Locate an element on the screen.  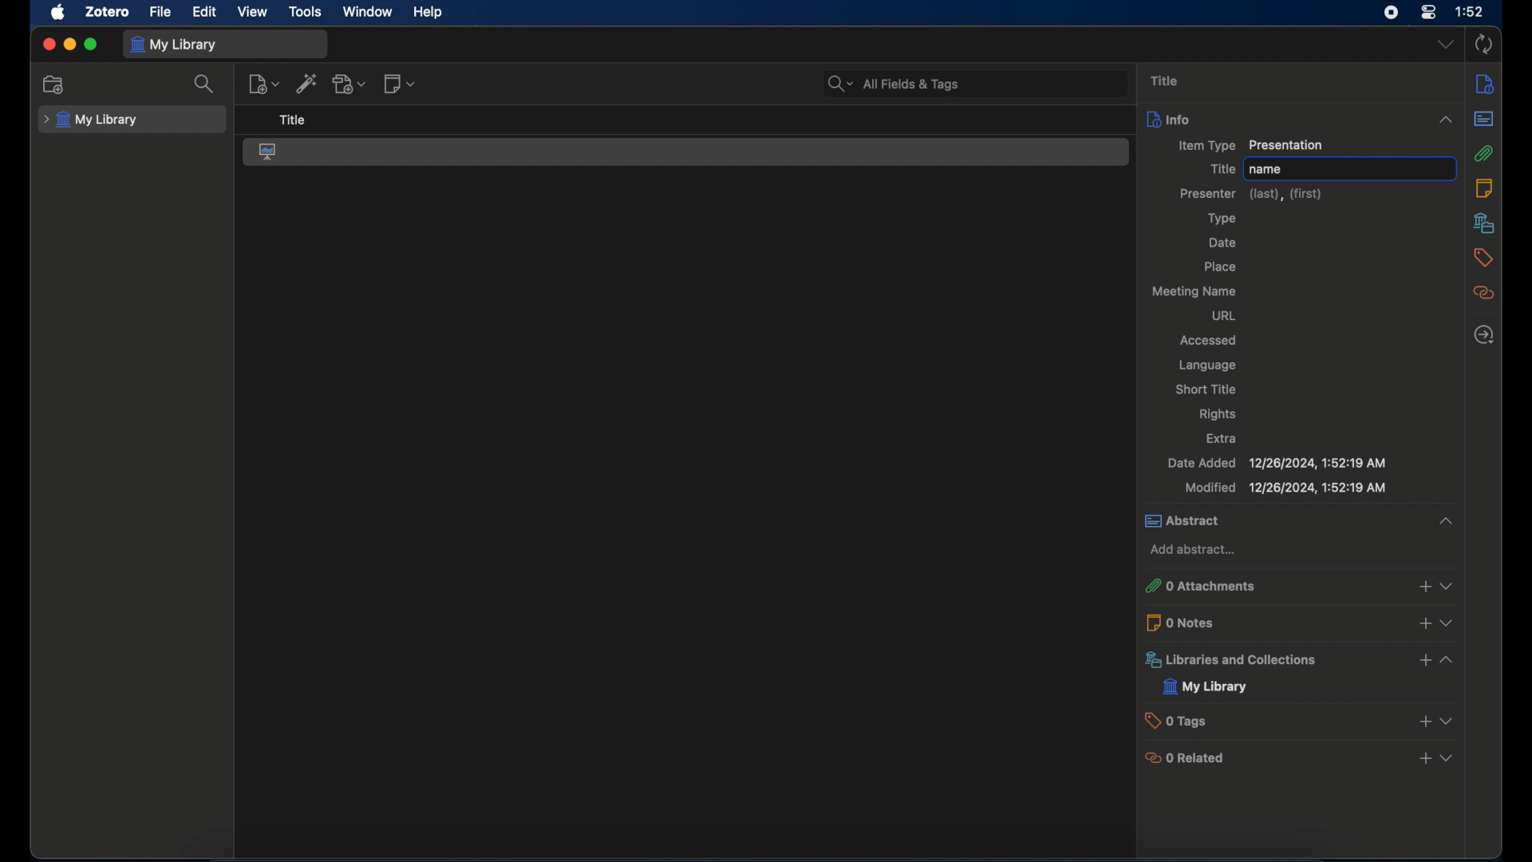
new collection is located at coordinates (54, 85).